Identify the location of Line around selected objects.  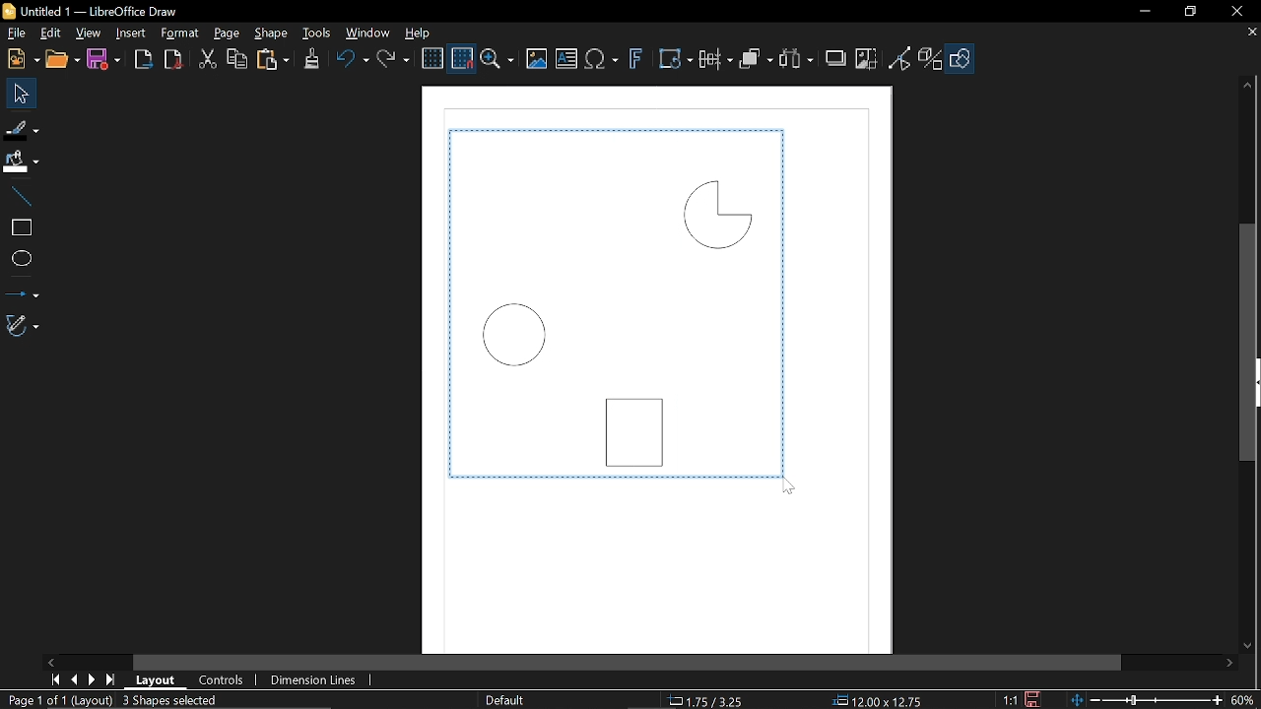
(614, 130).